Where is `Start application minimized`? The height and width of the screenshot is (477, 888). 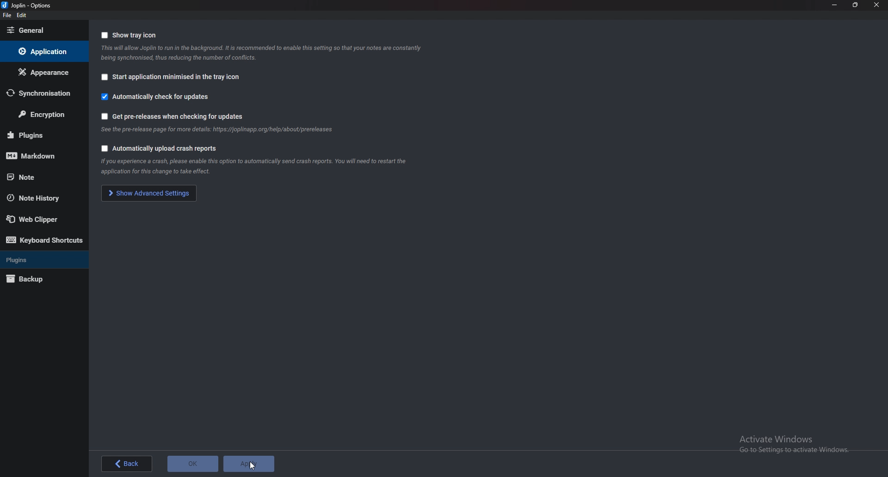
Start application minimized is located at coordinates (178, 77).